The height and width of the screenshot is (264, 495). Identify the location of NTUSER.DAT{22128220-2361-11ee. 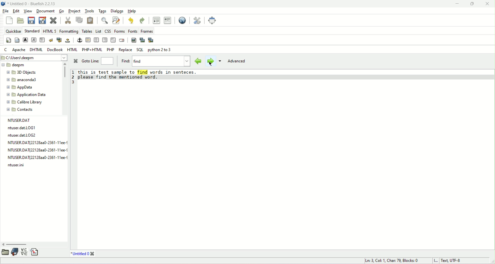
(34, 151).